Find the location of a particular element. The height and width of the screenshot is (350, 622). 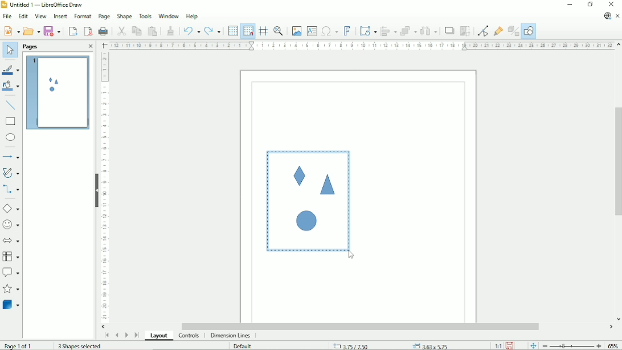

3 shapes selected is located at coordinates (79, 346).